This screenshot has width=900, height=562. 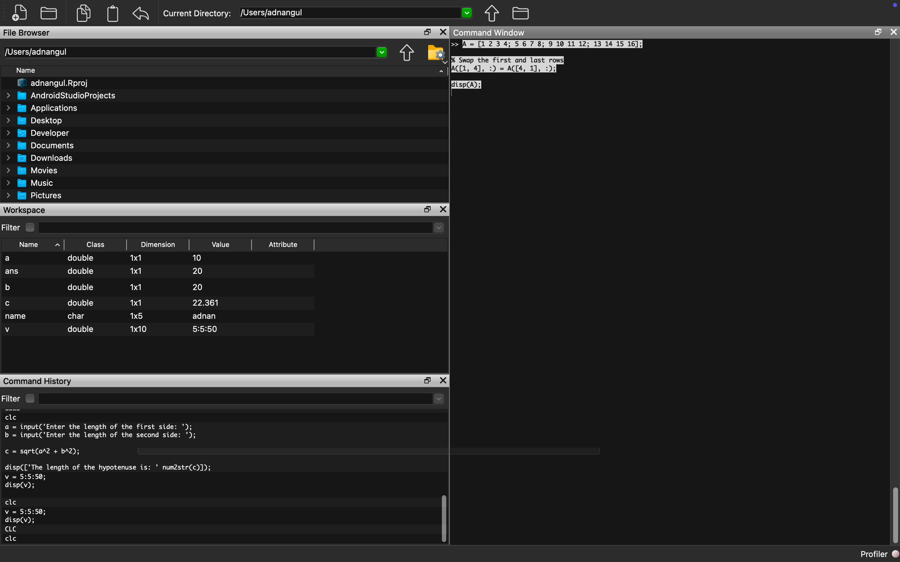 I want to click on Paste, so click(x=114, y=13).